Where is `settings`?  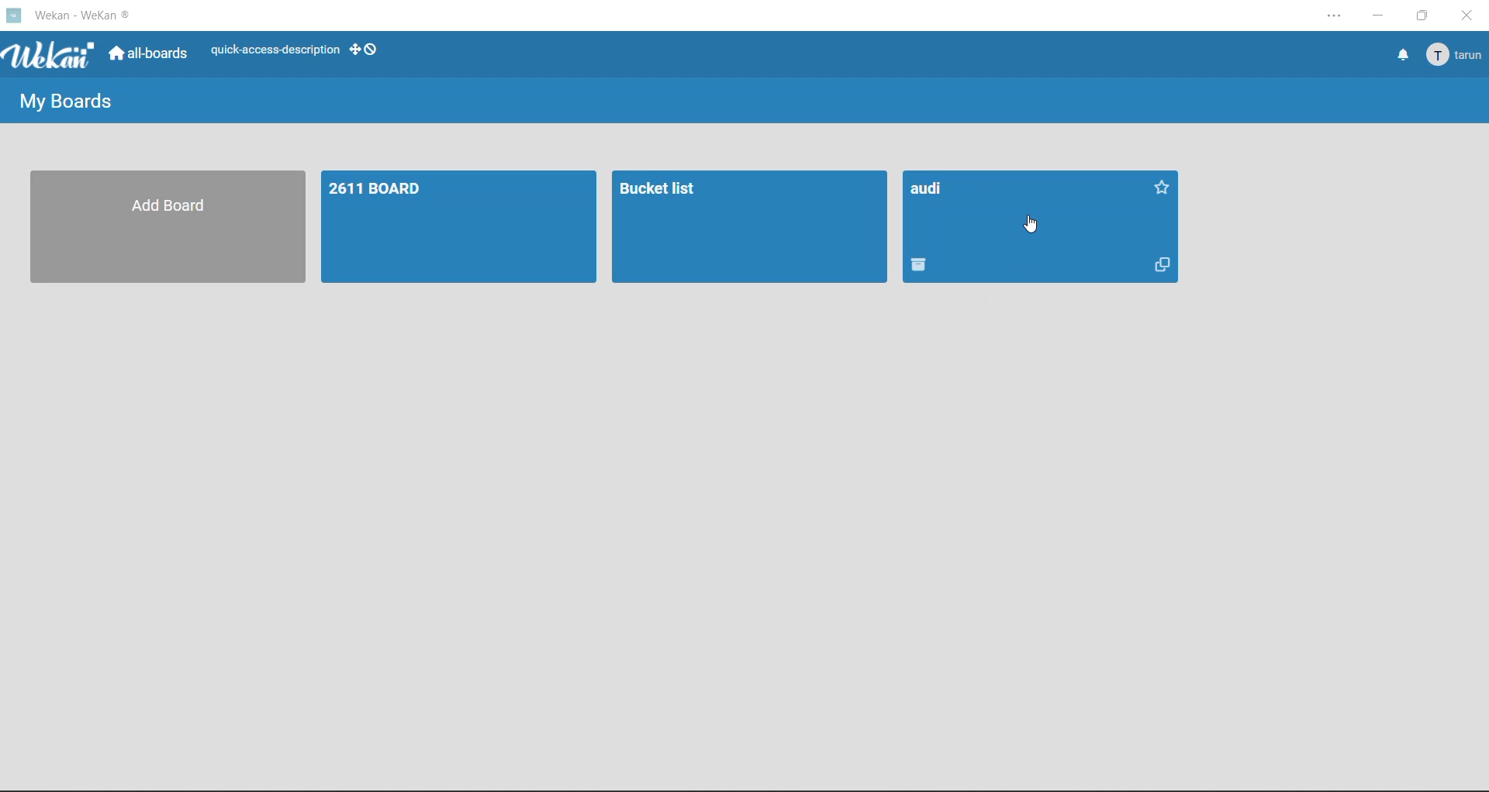 settings is located at coordinates (1332, 15).